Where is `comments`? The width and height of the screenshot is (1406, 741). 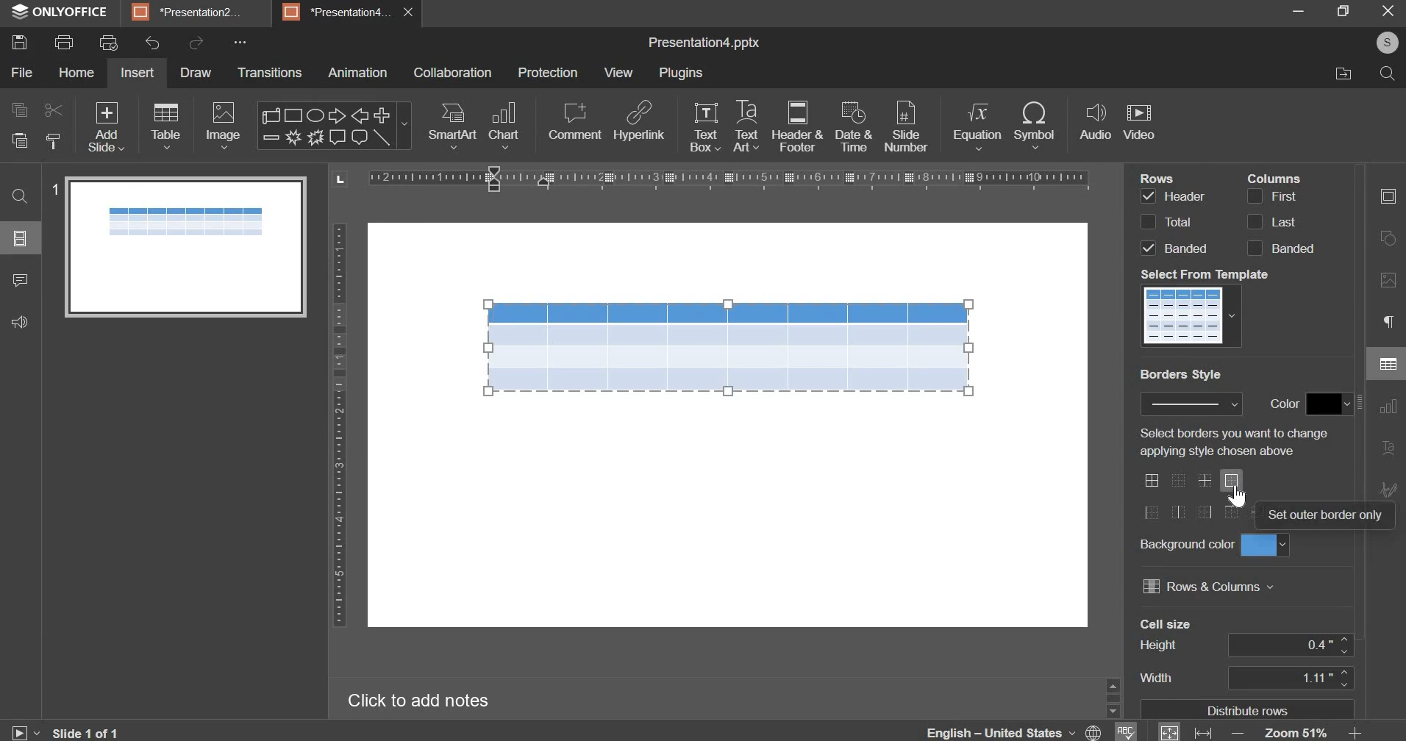 comments is located at coordinates (19, 280).